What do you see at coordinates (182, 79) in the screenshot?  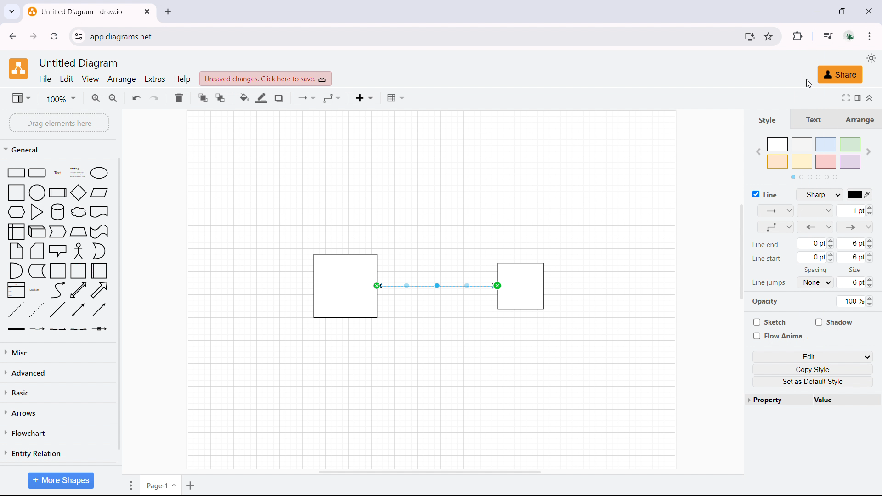 I see `help` at bounding box center [182, 79].